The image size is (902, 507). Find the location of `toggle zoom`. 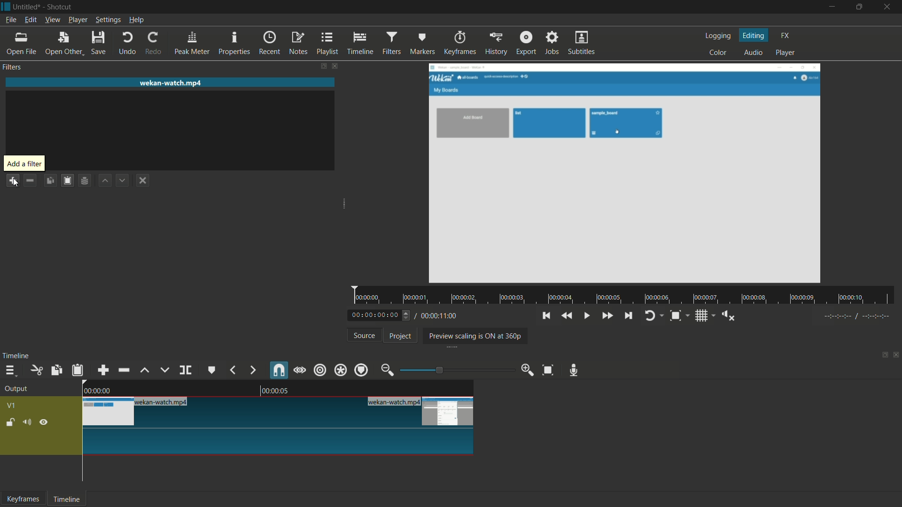

toggle zoom is located at coordinates (678, 315).